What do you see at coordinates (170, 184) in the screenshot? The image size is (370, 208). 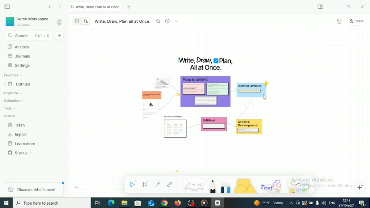 I see `Link` at bounding box center [170, 184].